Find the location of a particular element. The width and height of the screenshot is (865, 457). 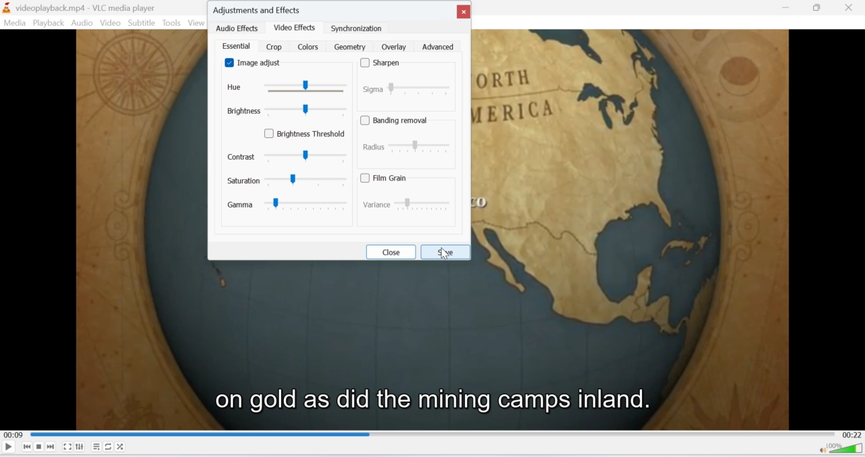

geometry is located at coordinates (350, 46).